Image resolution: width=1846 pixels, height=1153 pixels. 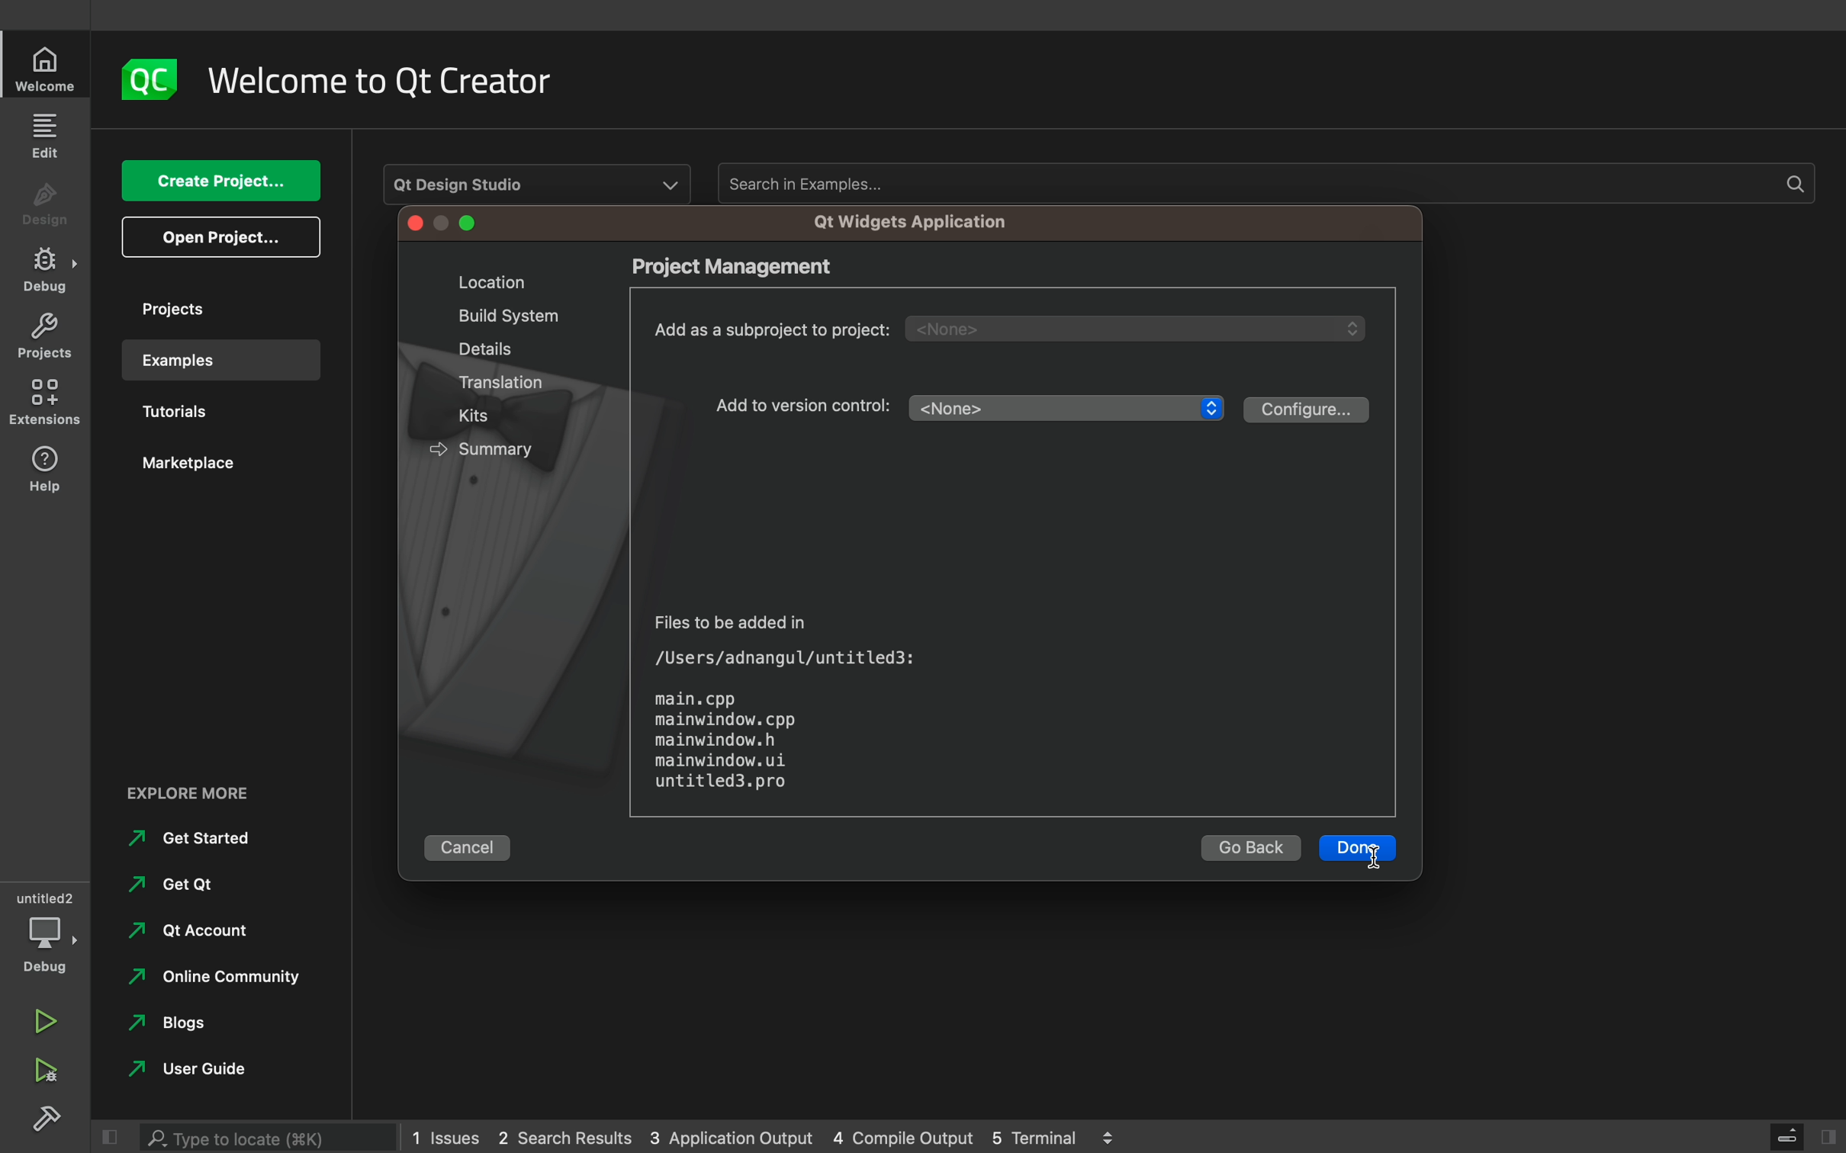 What do you see at coordinates (503, 384) in the screenshot?
I see `` at bounding box center [503, 384].